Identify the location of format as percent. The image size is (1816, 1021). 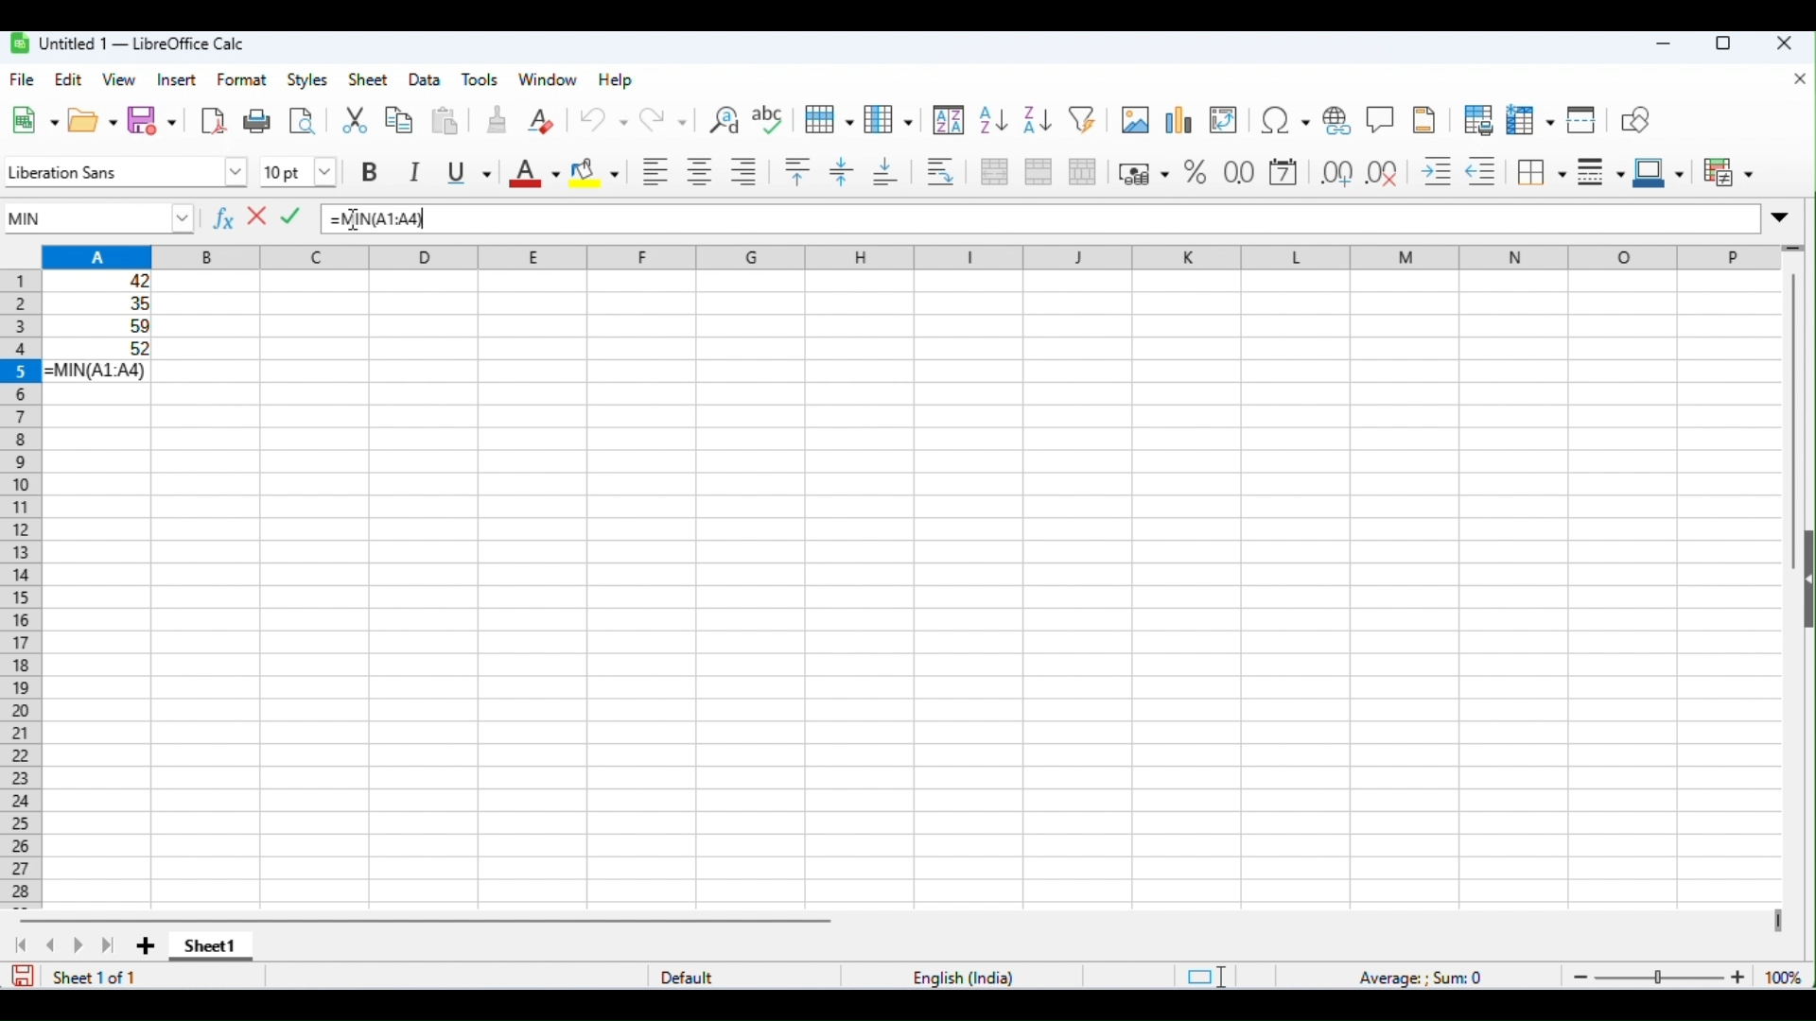
(1194, 172).